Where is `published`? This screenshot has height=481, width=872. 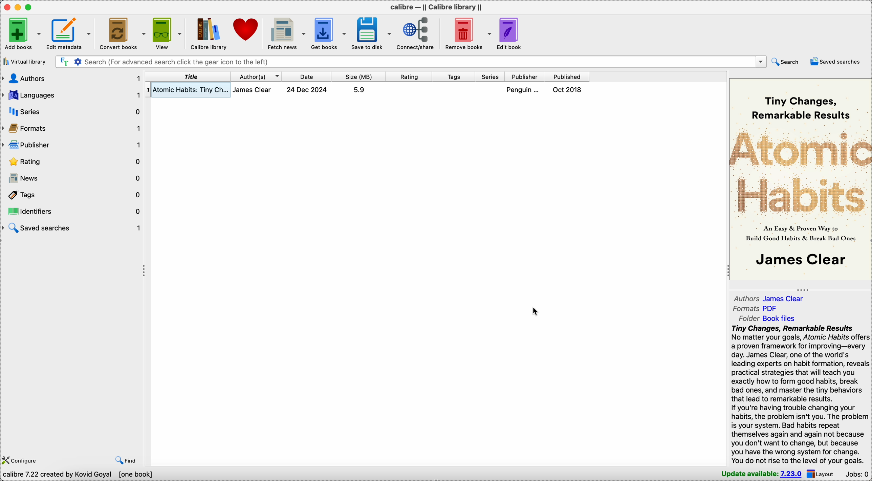
published is located at coordinates (567, 77).